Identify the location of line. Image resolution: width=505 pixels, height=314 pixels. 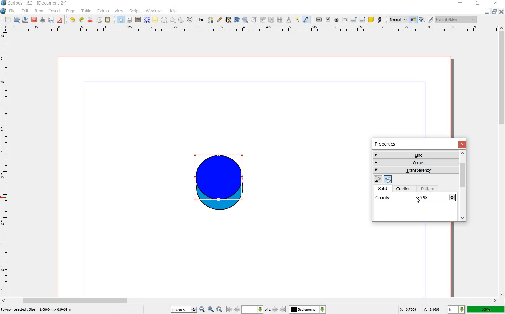
(200, 20).